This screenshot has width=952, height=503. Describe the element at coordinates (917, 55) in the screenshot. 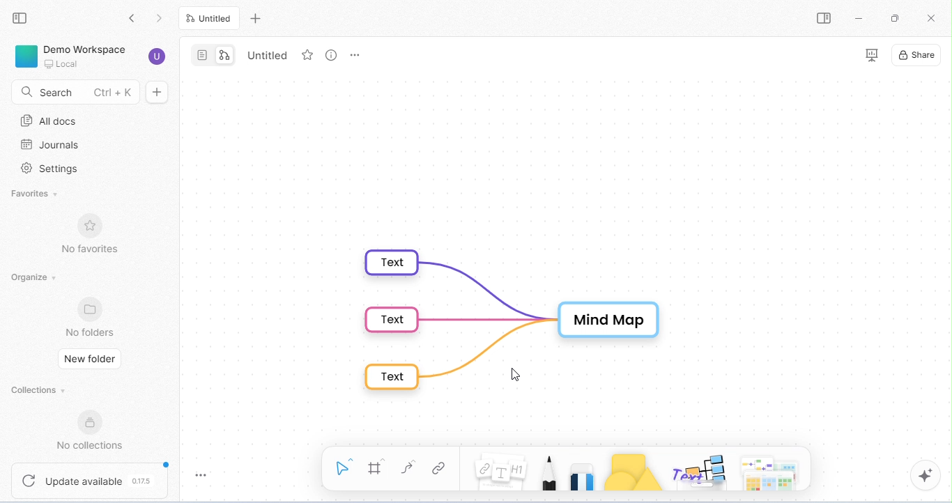

I see `share` at that location.